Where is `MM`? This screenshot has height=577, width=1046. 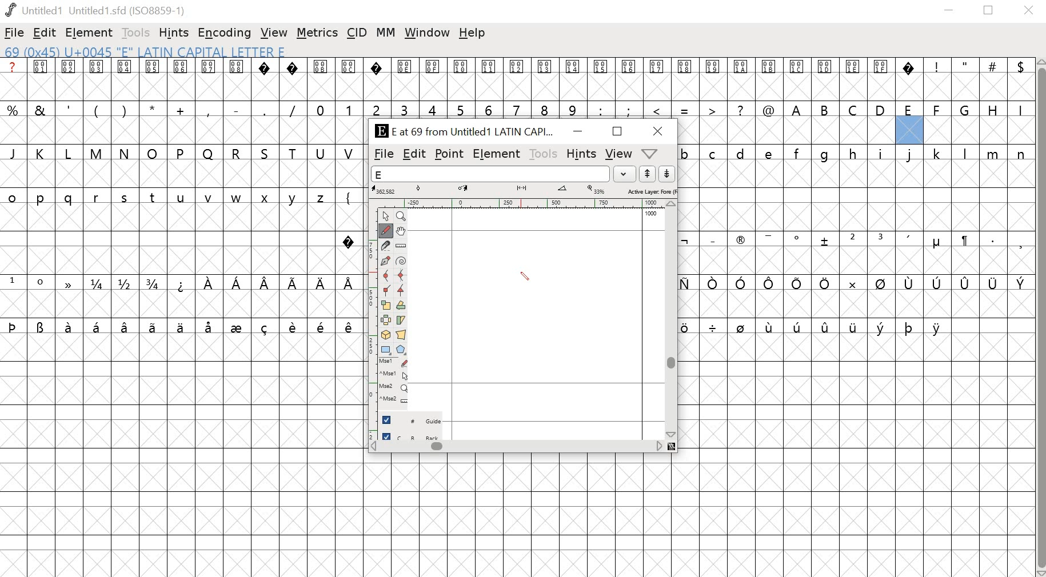 MM is located at coordinates (386, 33).